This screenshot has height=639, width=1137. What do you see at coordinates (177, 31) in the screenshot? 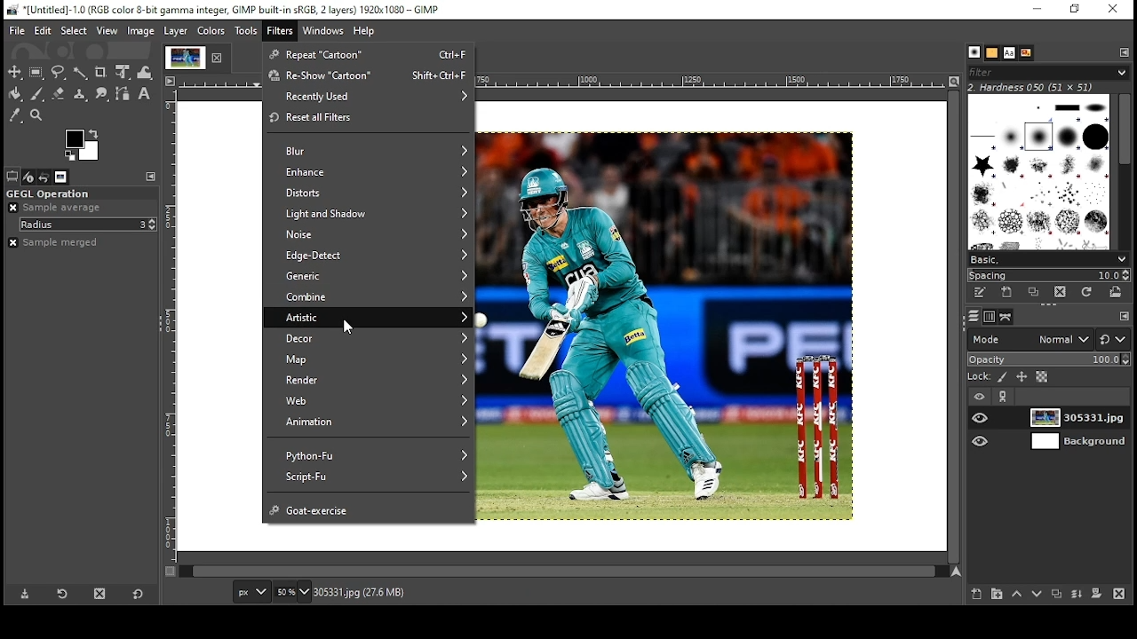
I see `layer` at bounding box center [177, 31].